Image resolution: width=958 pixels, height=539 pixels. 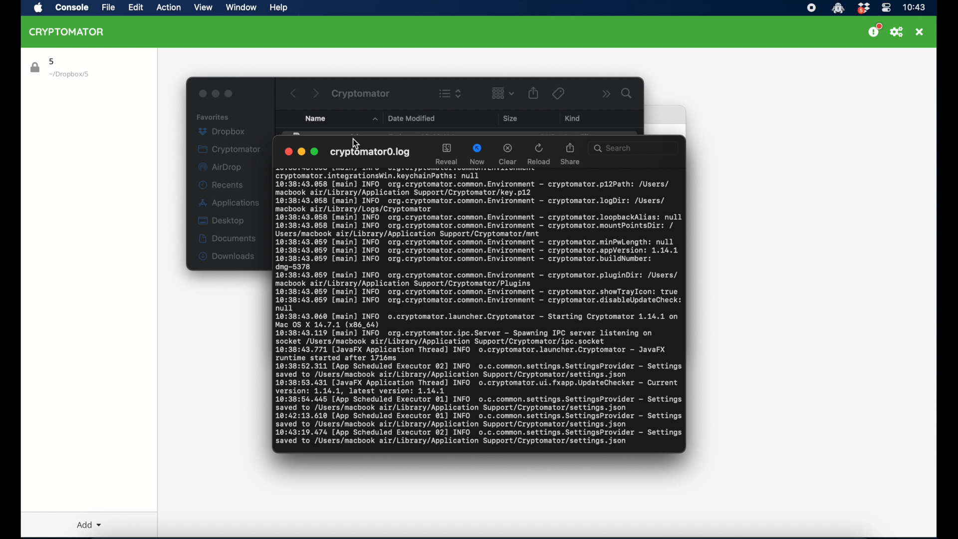 What do you see at coordinates (230, 239) in the screenshot?
I see `documents` at bounding box center [230, 239].